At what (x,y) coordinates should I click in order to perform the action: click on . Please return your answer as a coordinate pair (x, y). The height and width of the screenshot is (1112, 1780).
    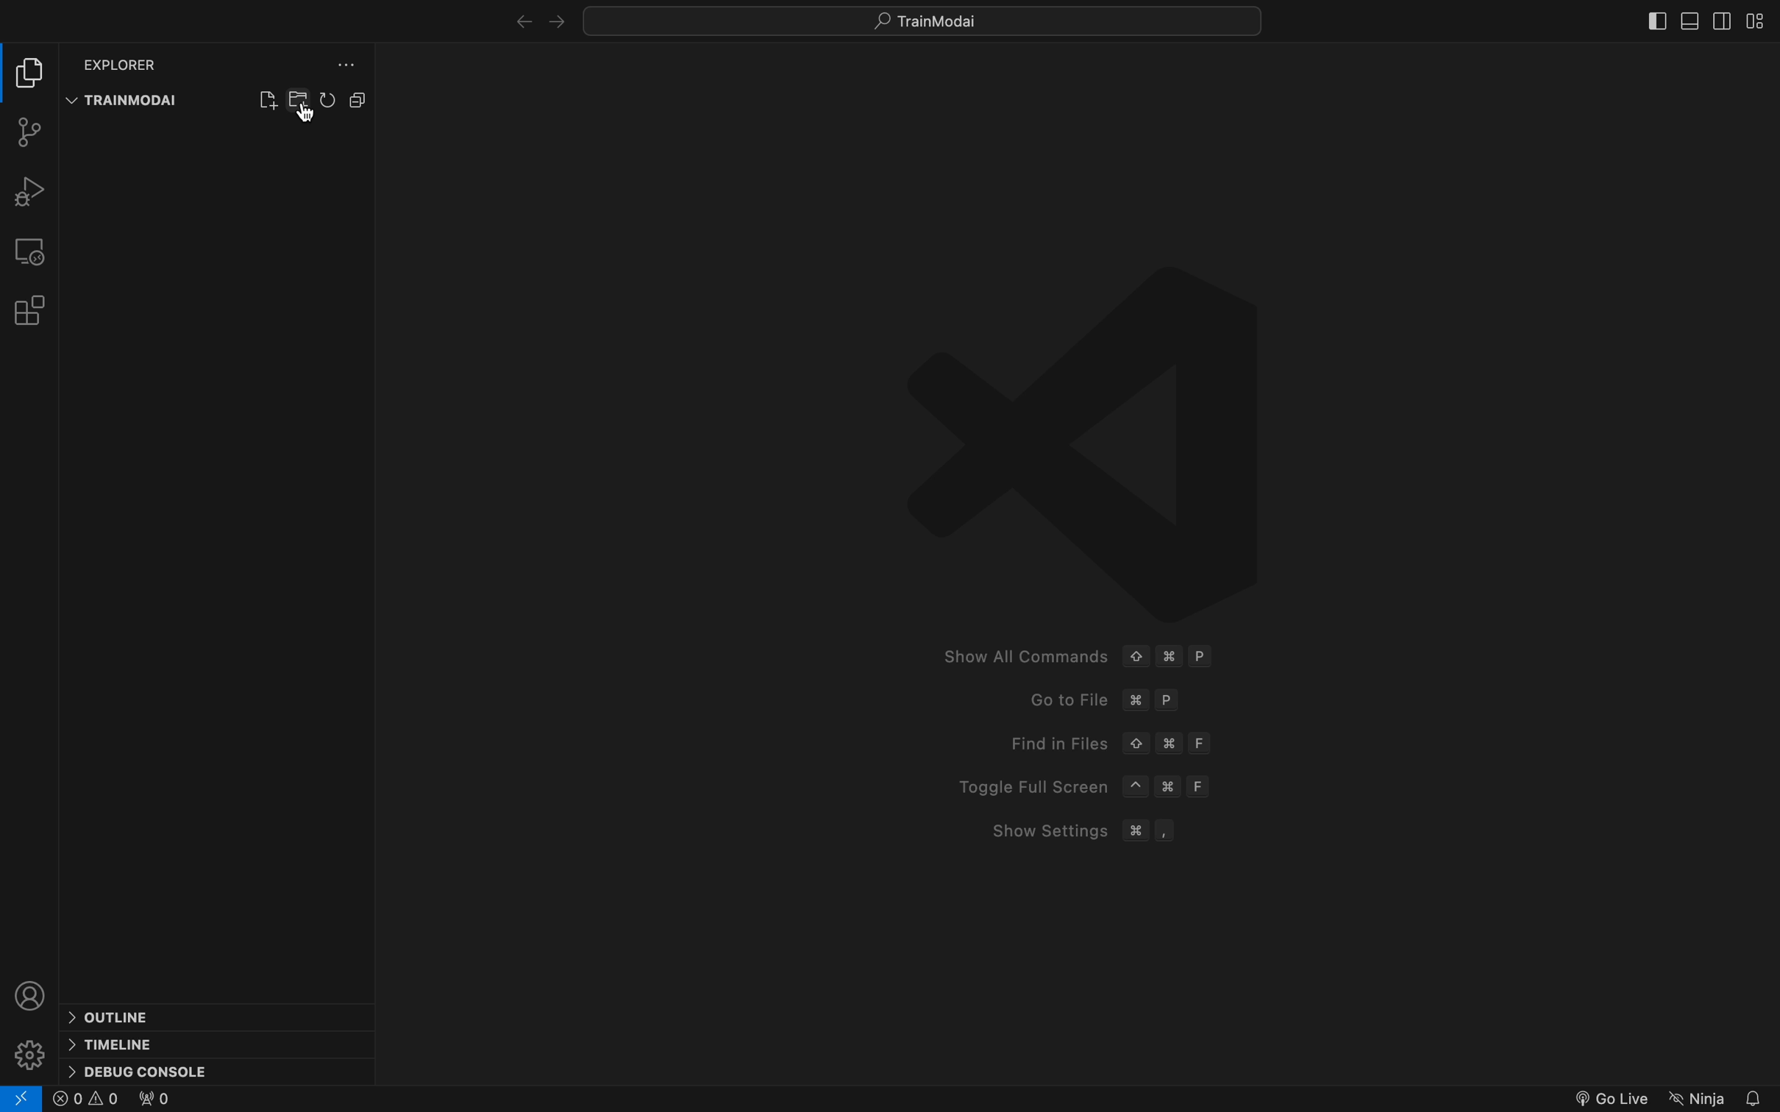
    Looking at the image, I should click on (1699, 1094).